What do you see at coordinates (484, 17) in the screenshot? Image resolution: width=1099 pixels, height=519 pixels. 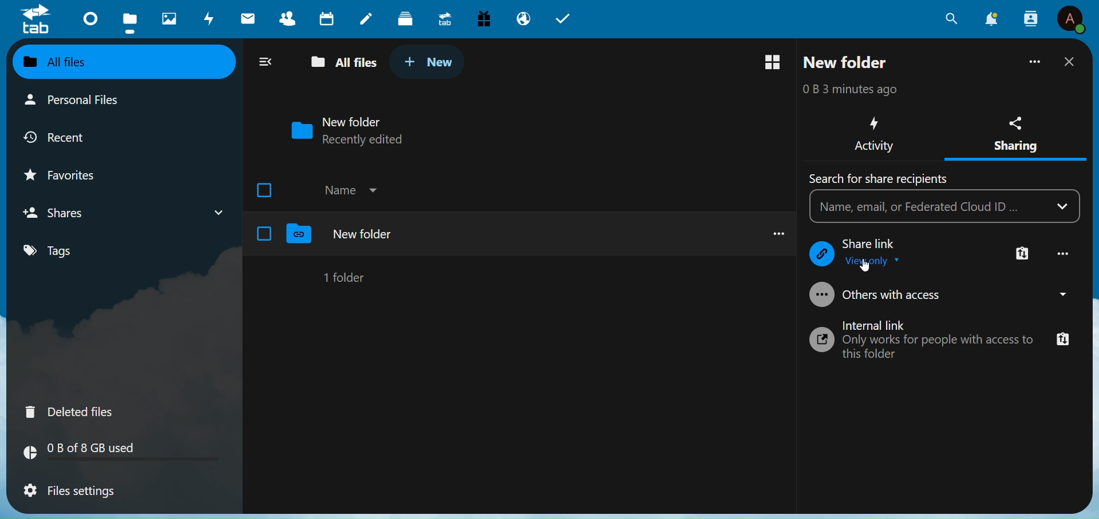 I see `Free Trial` at bounding box center [484, 17].